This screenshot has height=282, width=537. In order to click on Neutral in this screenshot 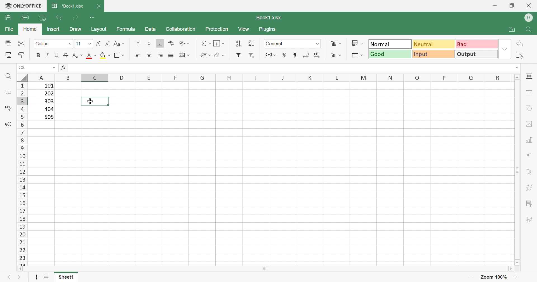, I will do `click(434, 44)`.